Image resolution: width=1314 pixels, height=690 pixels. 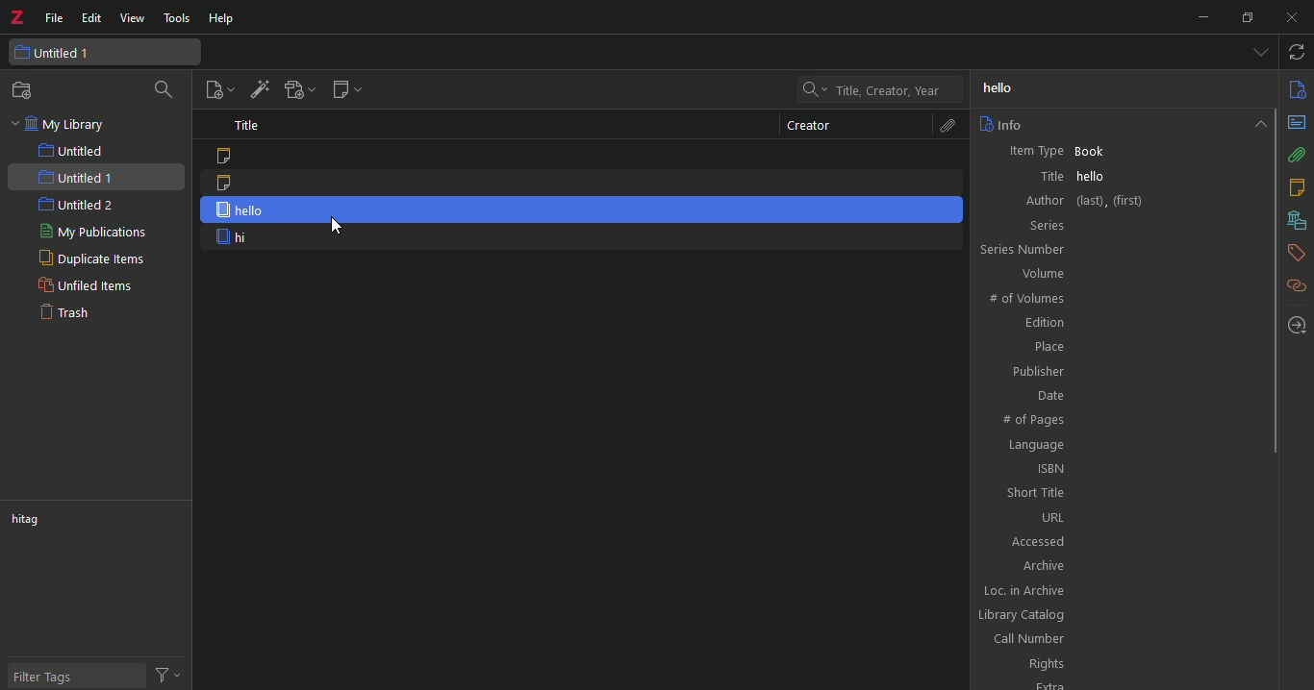 I want to click on z, so click(x=19, y=20).